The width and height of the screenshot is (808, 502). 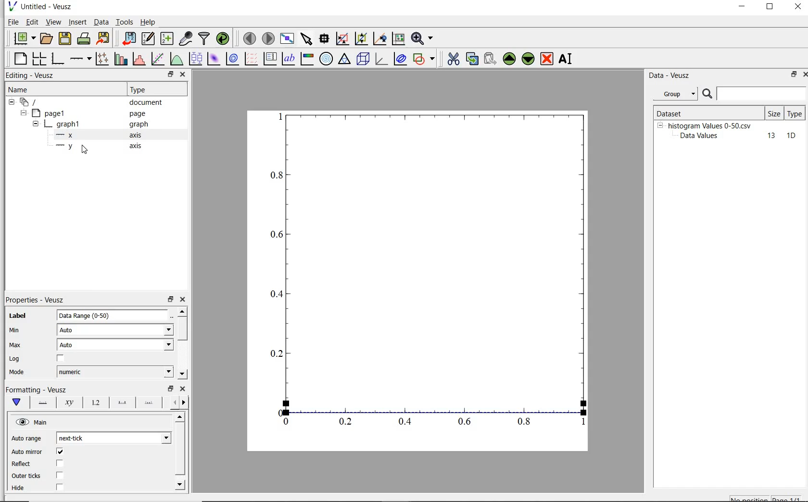 What do you see at coordinates (14, 359) in the screenshot?
I see `Log` at bounding box center [14, 359].